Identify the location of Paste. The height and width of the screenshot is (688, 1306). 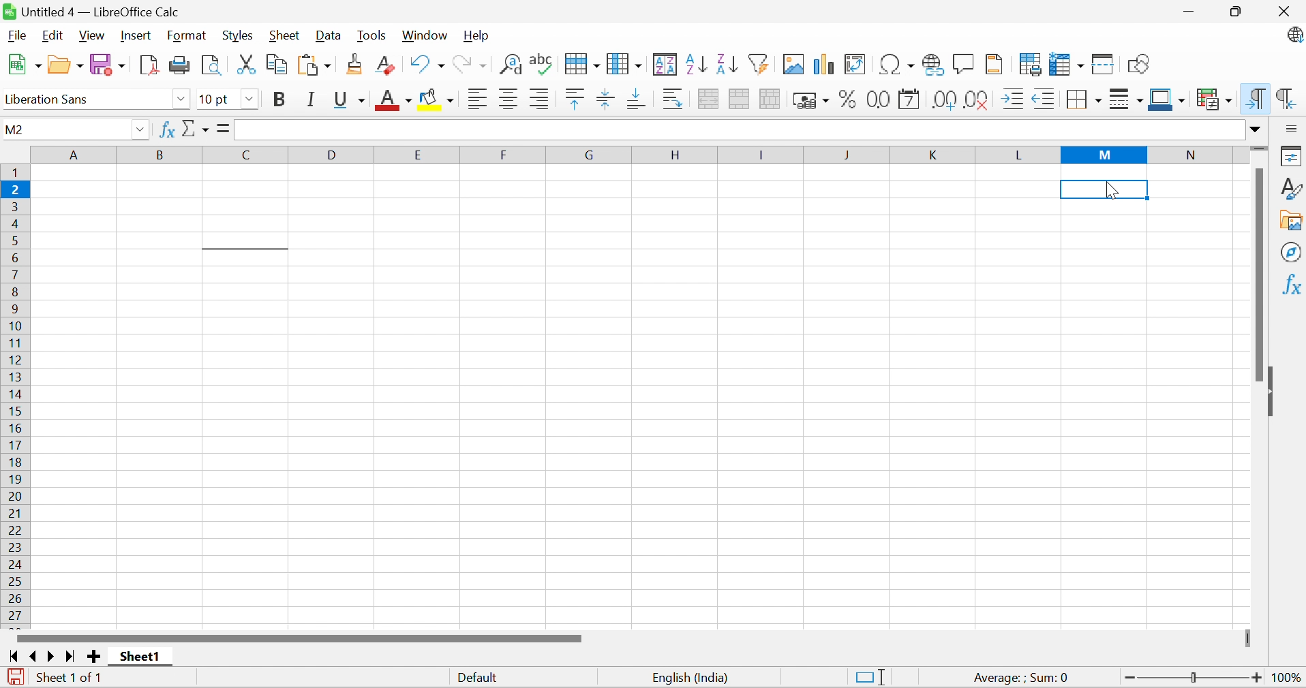
(317, 66).